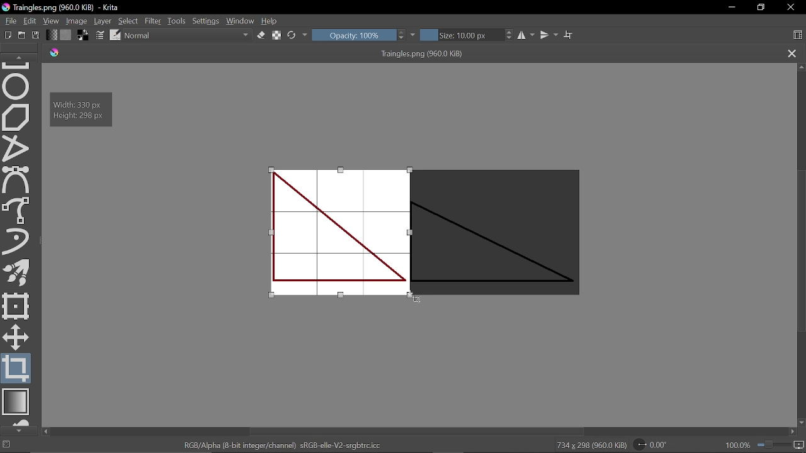 This screenshot has width=806, height=453. I want to click on Layer, so click(103, 21).